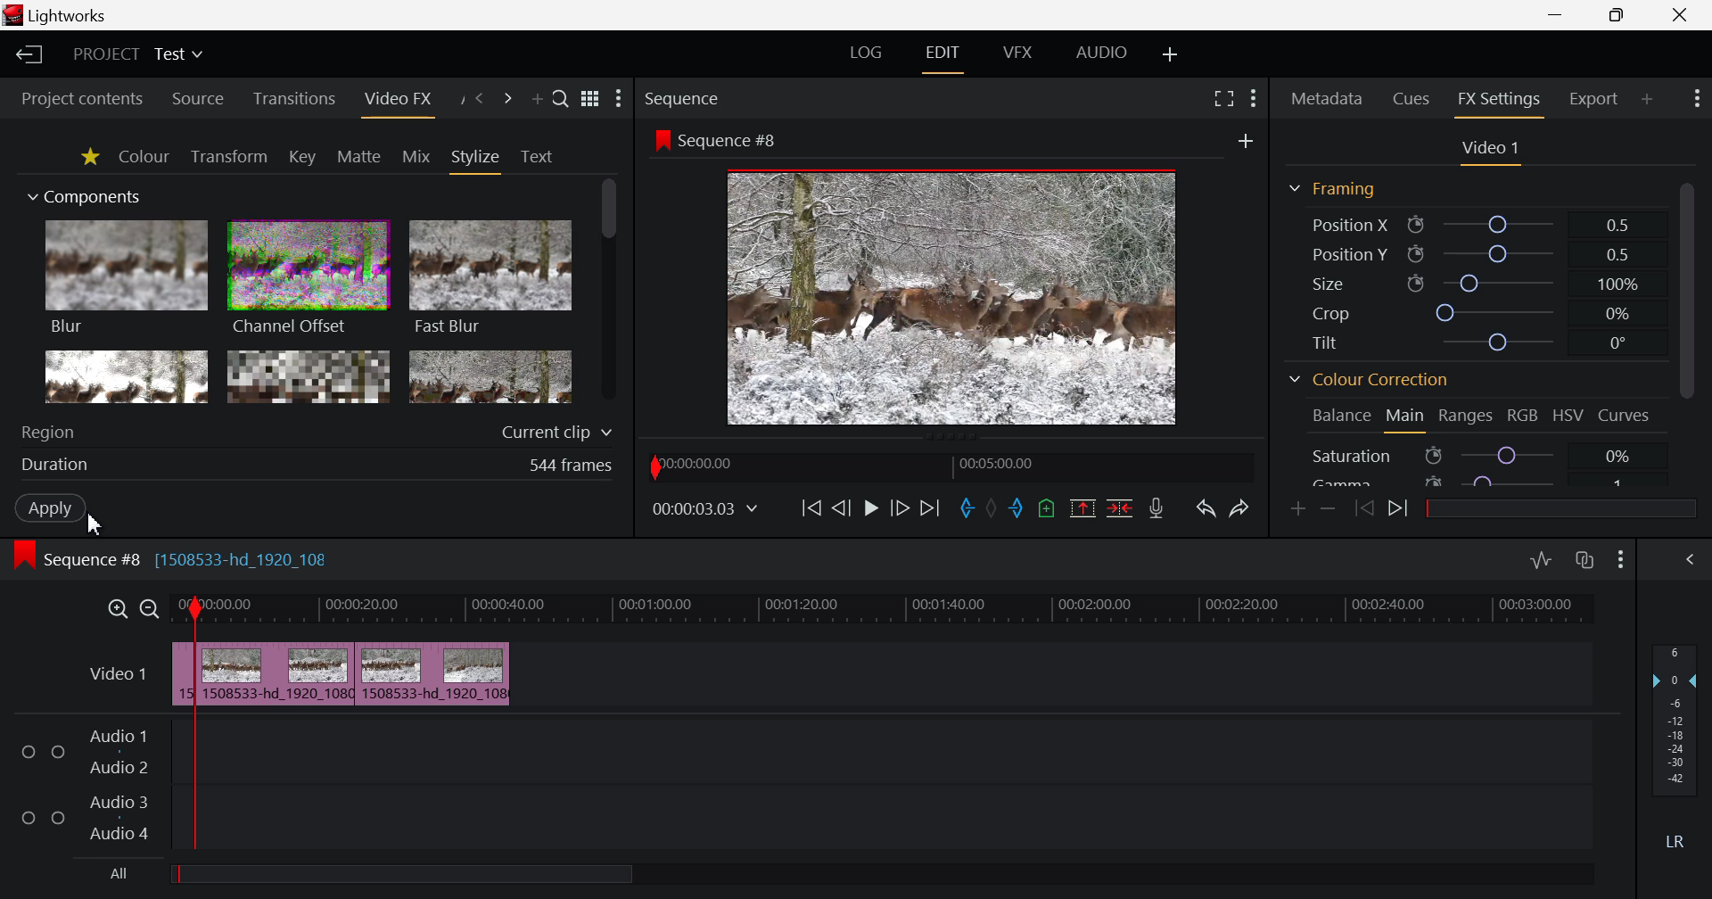 Image resolution: width=1712 pixels, height=899 pixels. What do you see at coordinates (128, 279) in the screenshot?
I see `Blur` at bounding box center [128, 279].